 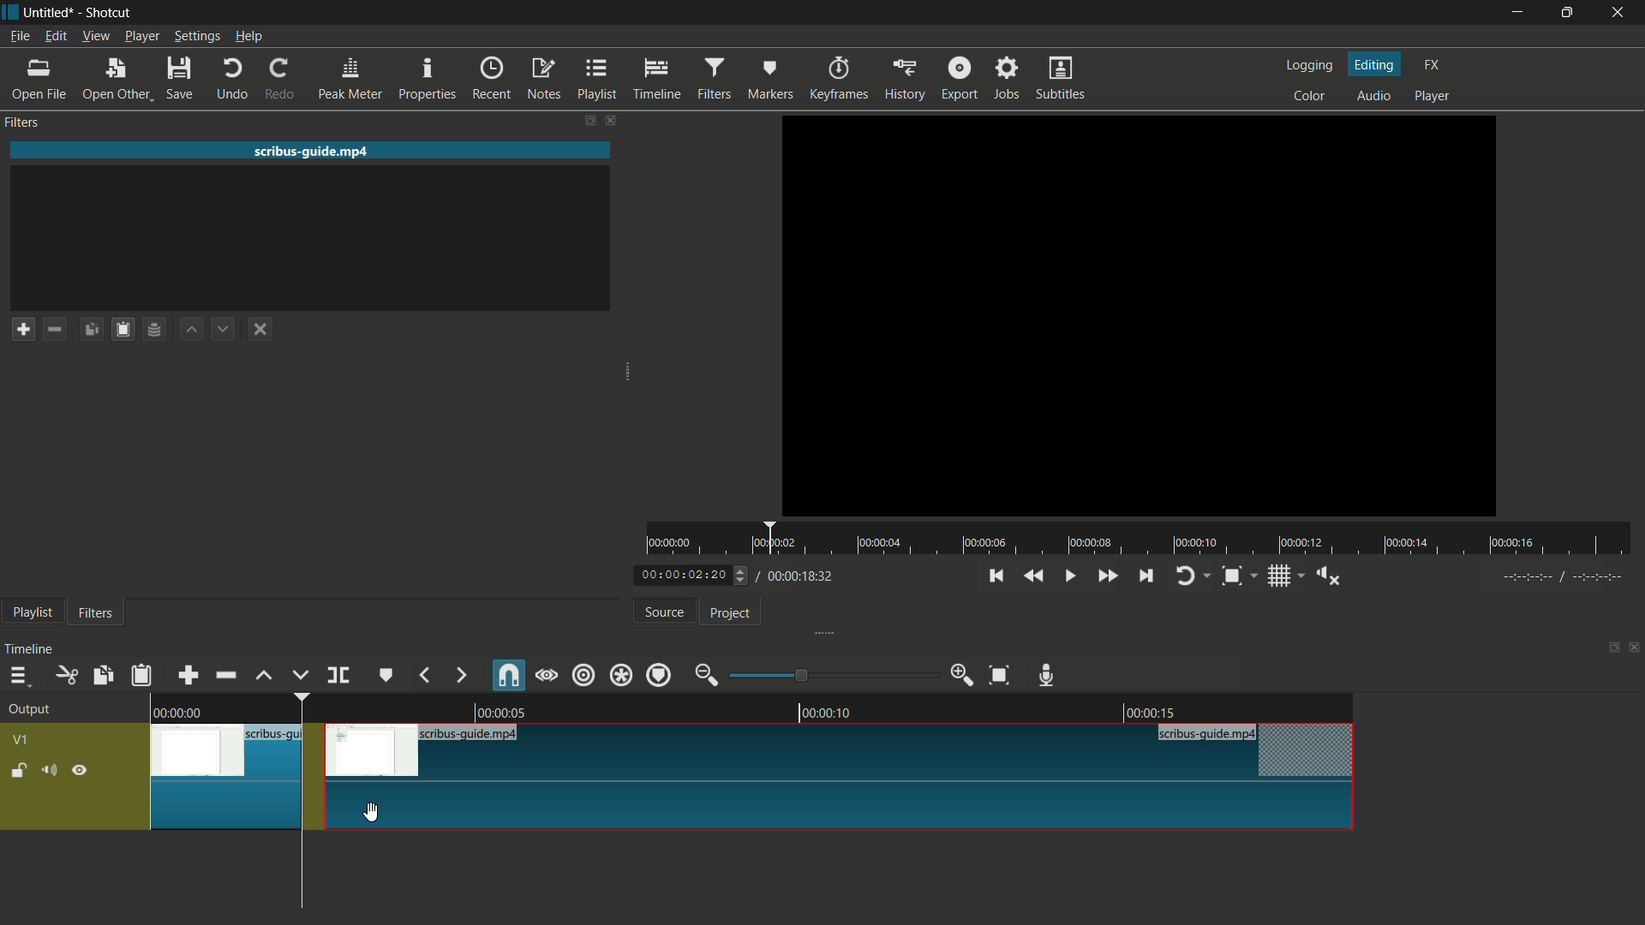 What do you see at coordinates (374, 814) in the screenshot?
I see `cursor` at bounding box center [374, 814].